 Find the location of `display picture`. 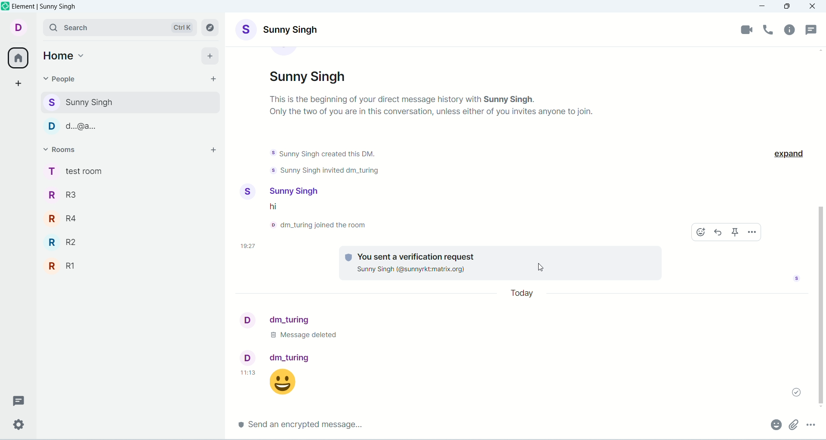

display picture is located at coordinates (247, 320).